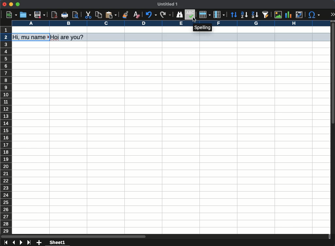 The image size is (335, 246). What do you see at coordinates (21, 242) in the screenshot?
I see `next sheet` at bounding box center [21, 242].